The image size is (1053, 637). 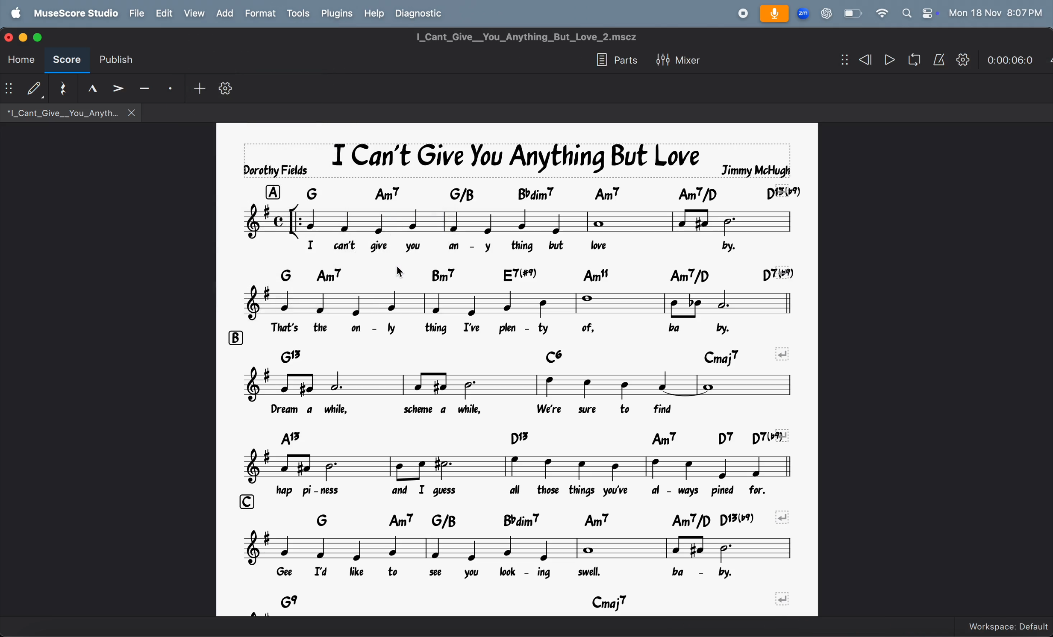 What do you see at coordinates (888, 59) in the screenshot?
I see `play` at bounding box center [888, 59].